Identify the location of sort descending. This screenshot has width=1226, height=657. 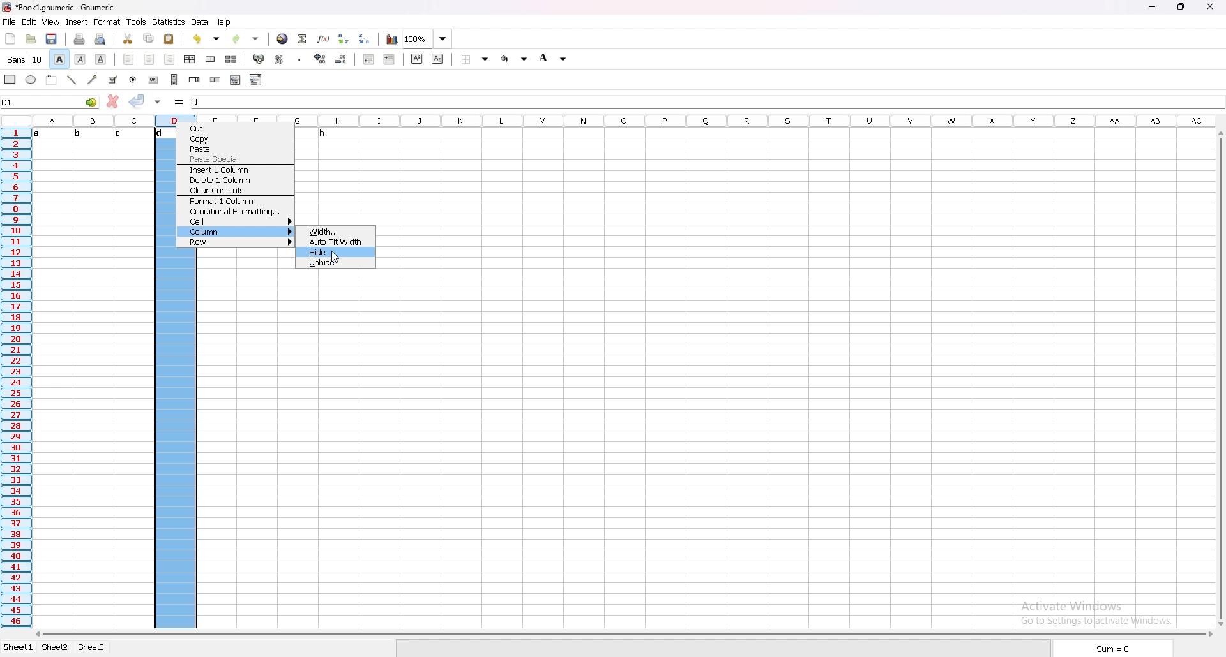
(365, 38).